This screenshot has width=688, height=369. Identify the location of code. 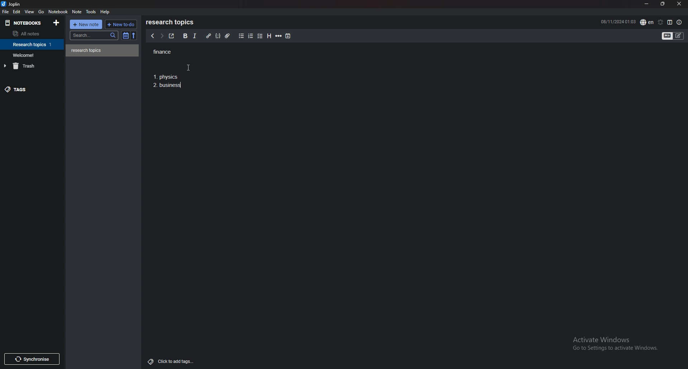
(218, 35).